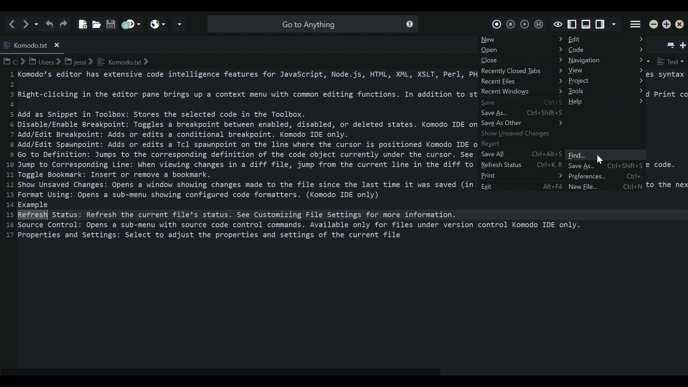 This screenshot has width=688, height=387. Describe the element at coordinates (524, 24) in the screenshot. I see `Play Last Macro` at that location.